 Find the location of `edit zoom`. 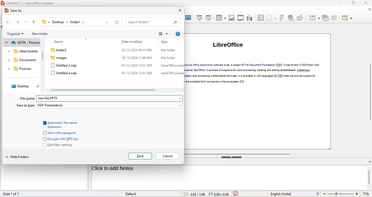

edit zoom is located at coordinates (341, 194).